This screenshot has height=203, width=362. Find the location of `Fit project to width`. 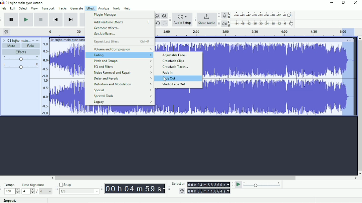

Fit project to width is located at coordinates (157, 16).